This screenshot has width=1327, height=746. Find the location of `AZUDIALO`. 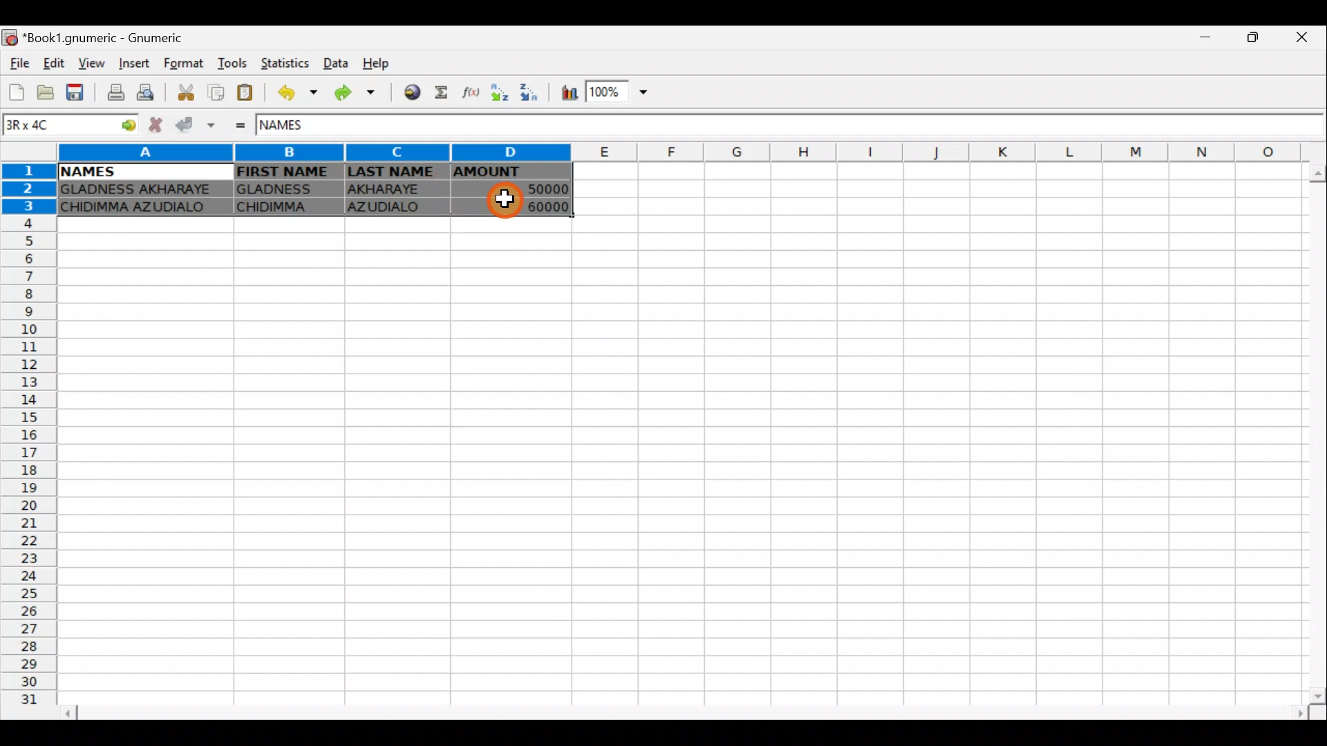

AZUDIALO is located at coordinates (391, 209).